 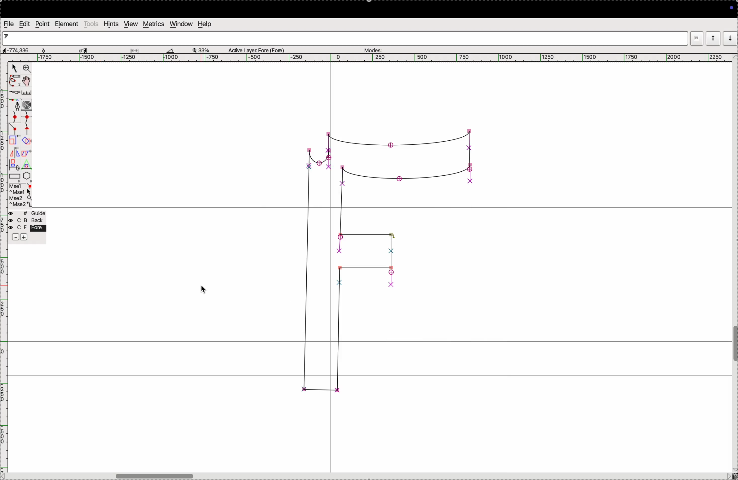 I want to click on back, so click(x=25, y=221).